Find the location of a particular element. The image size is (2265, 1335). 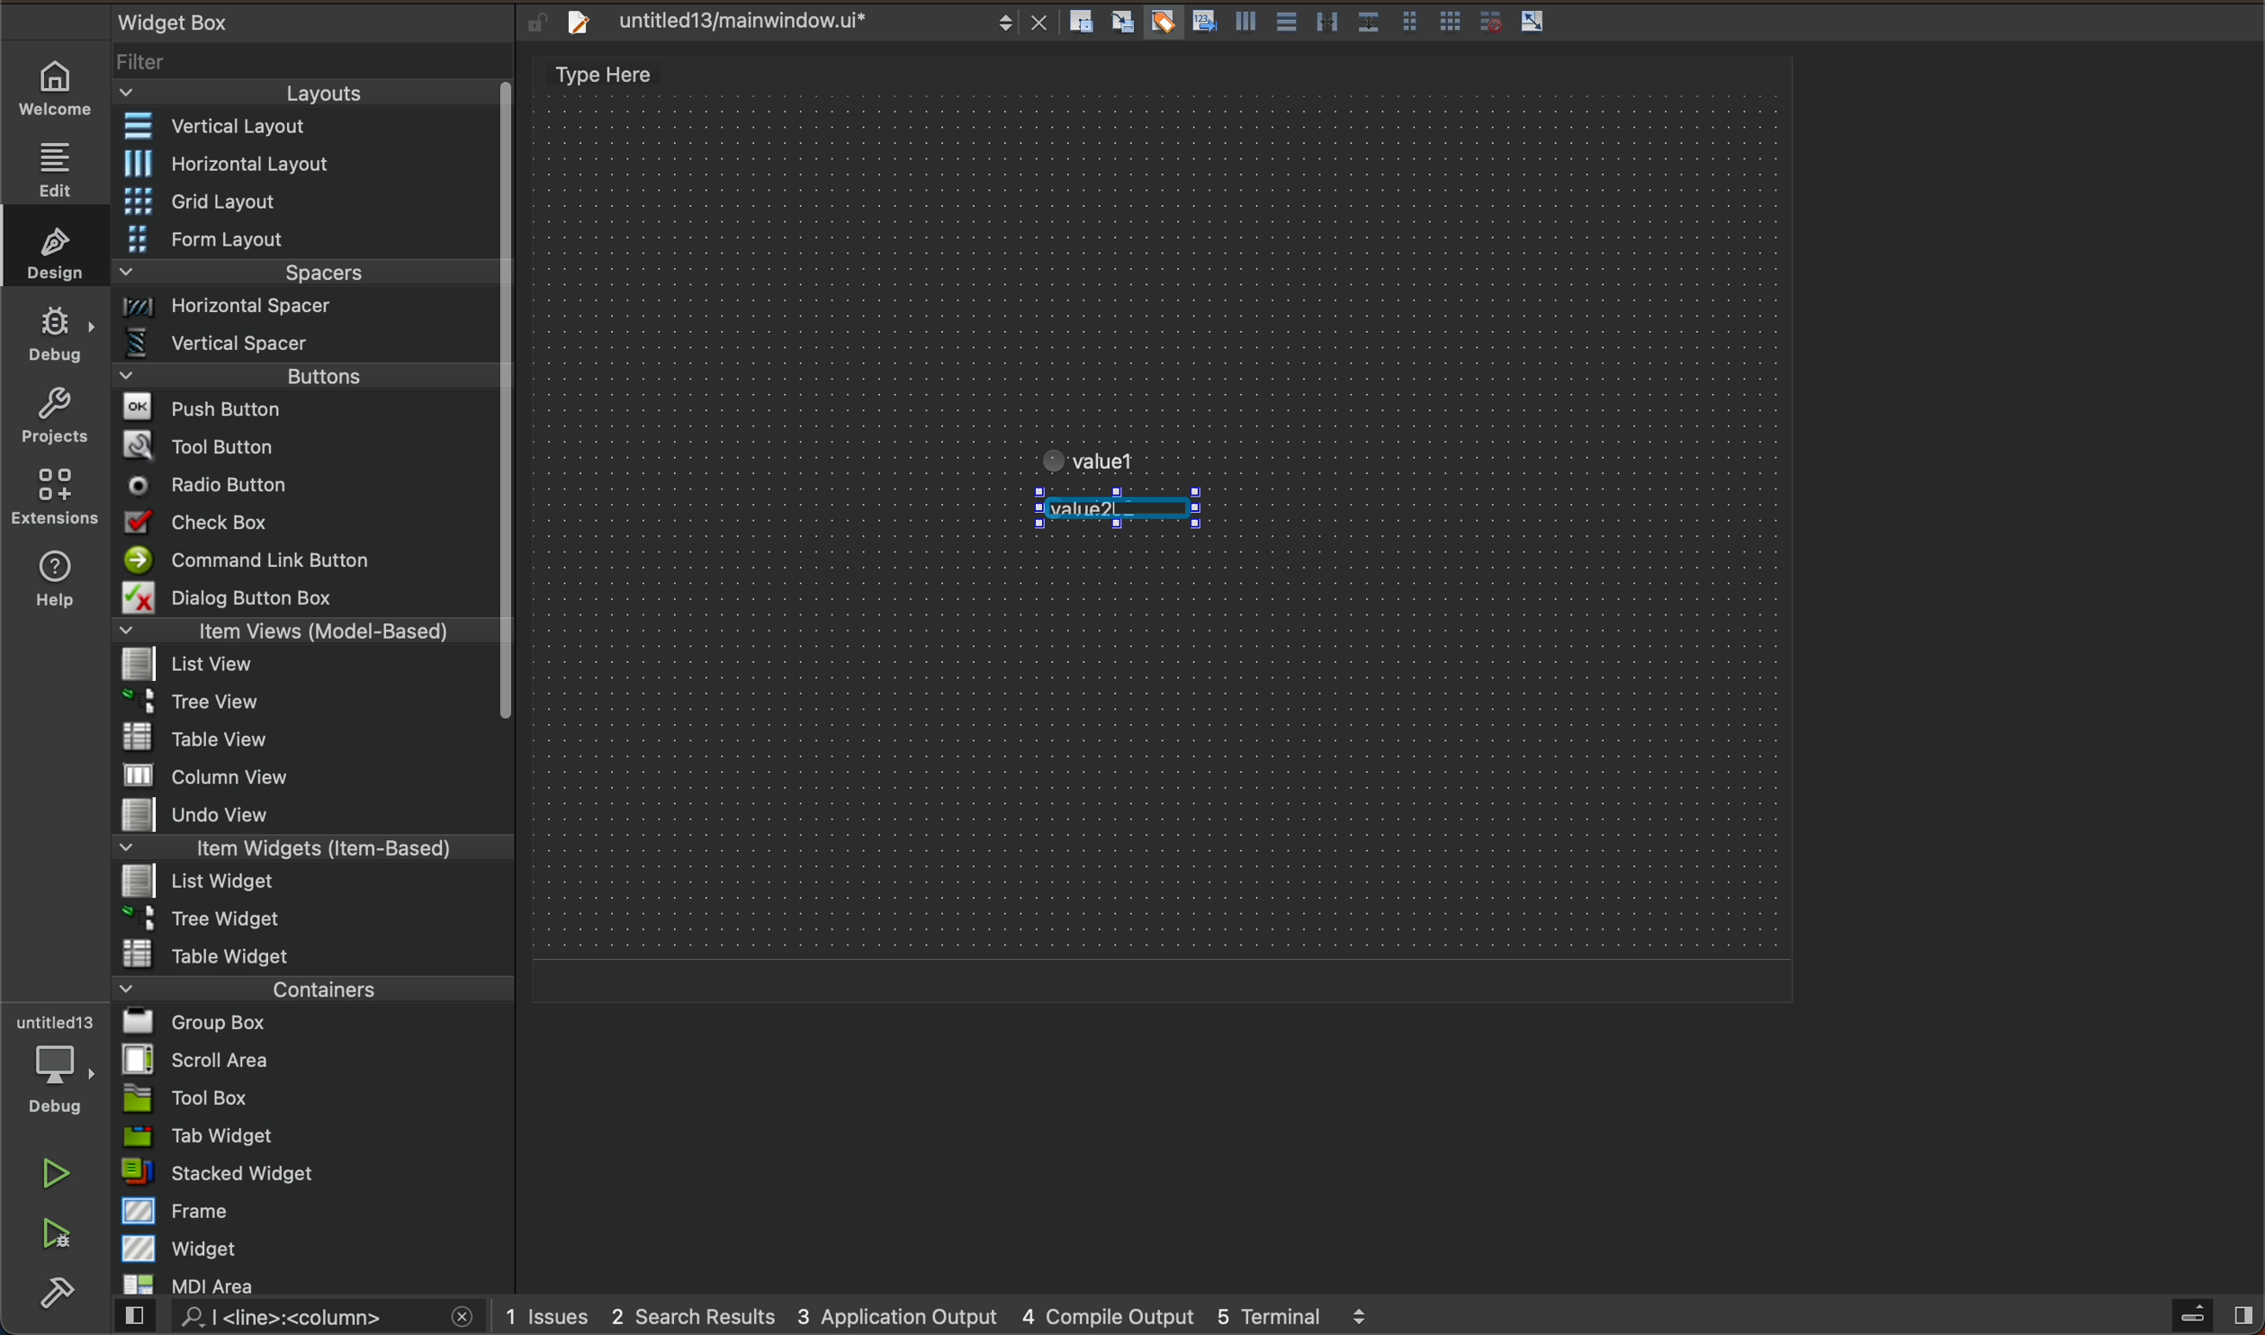

 is located at coordinates (302, 707).